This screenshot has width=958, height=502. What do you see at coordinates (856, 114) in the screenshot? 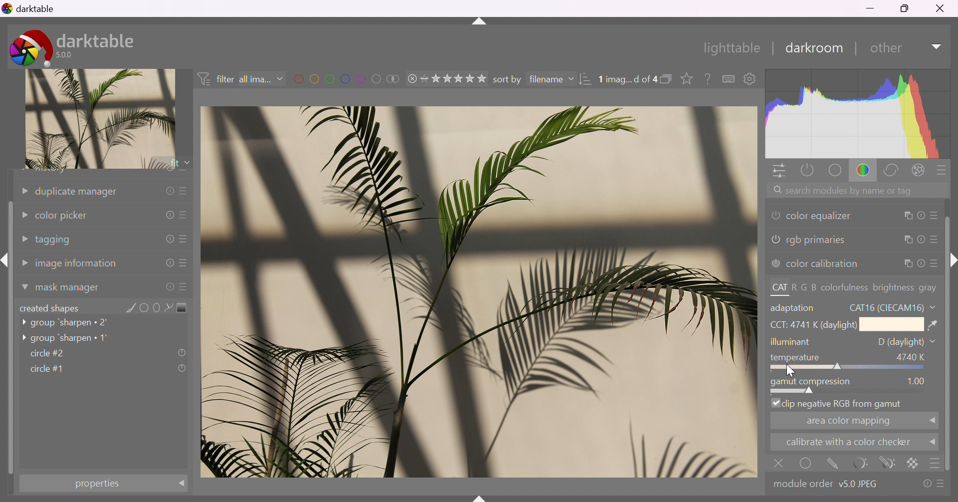
I see `histogram` at bounding box center [856, 114].